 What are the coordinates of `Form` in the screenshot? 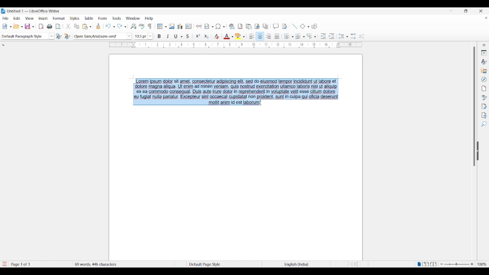 It's located at (102, 18).